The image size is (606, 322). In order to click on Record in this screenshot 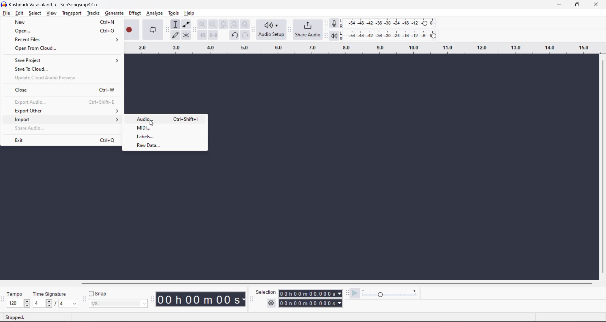, I will do `click(132, 28)`.